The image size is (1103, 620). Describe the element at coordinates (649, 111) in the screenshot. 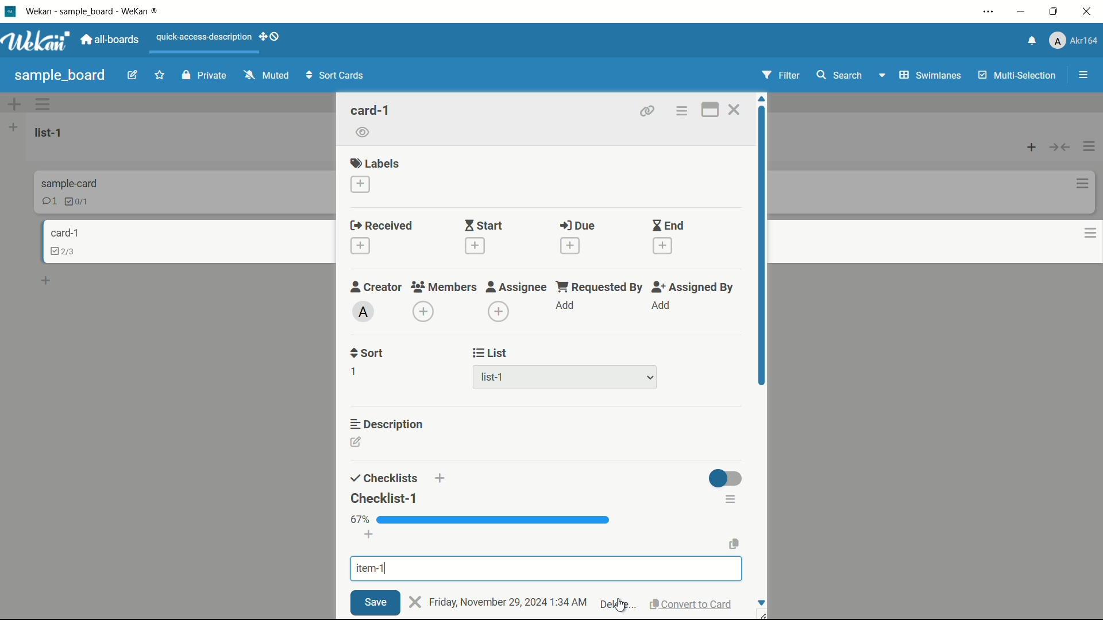

I see `copy card link to clipboard` at that location.